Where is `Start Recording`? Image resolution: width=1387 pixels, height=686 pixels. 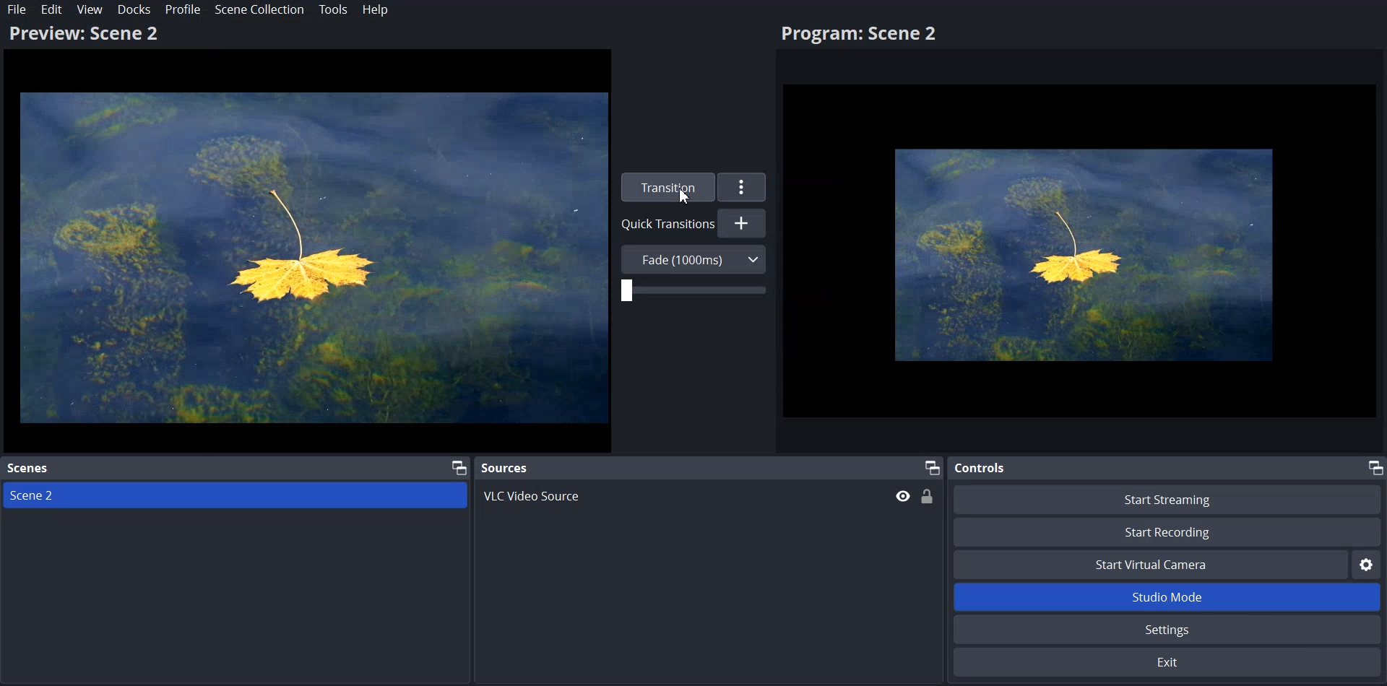
Start Recording is located at coordinates (1167, 531).